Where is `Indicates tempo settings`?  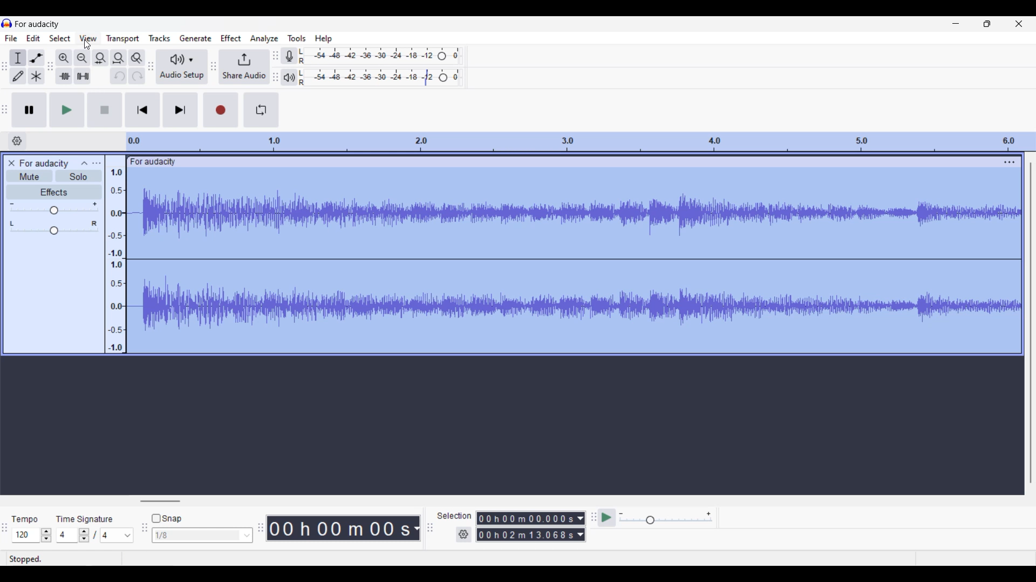
Indicates tempo settings is located at coordinates (24, 519).